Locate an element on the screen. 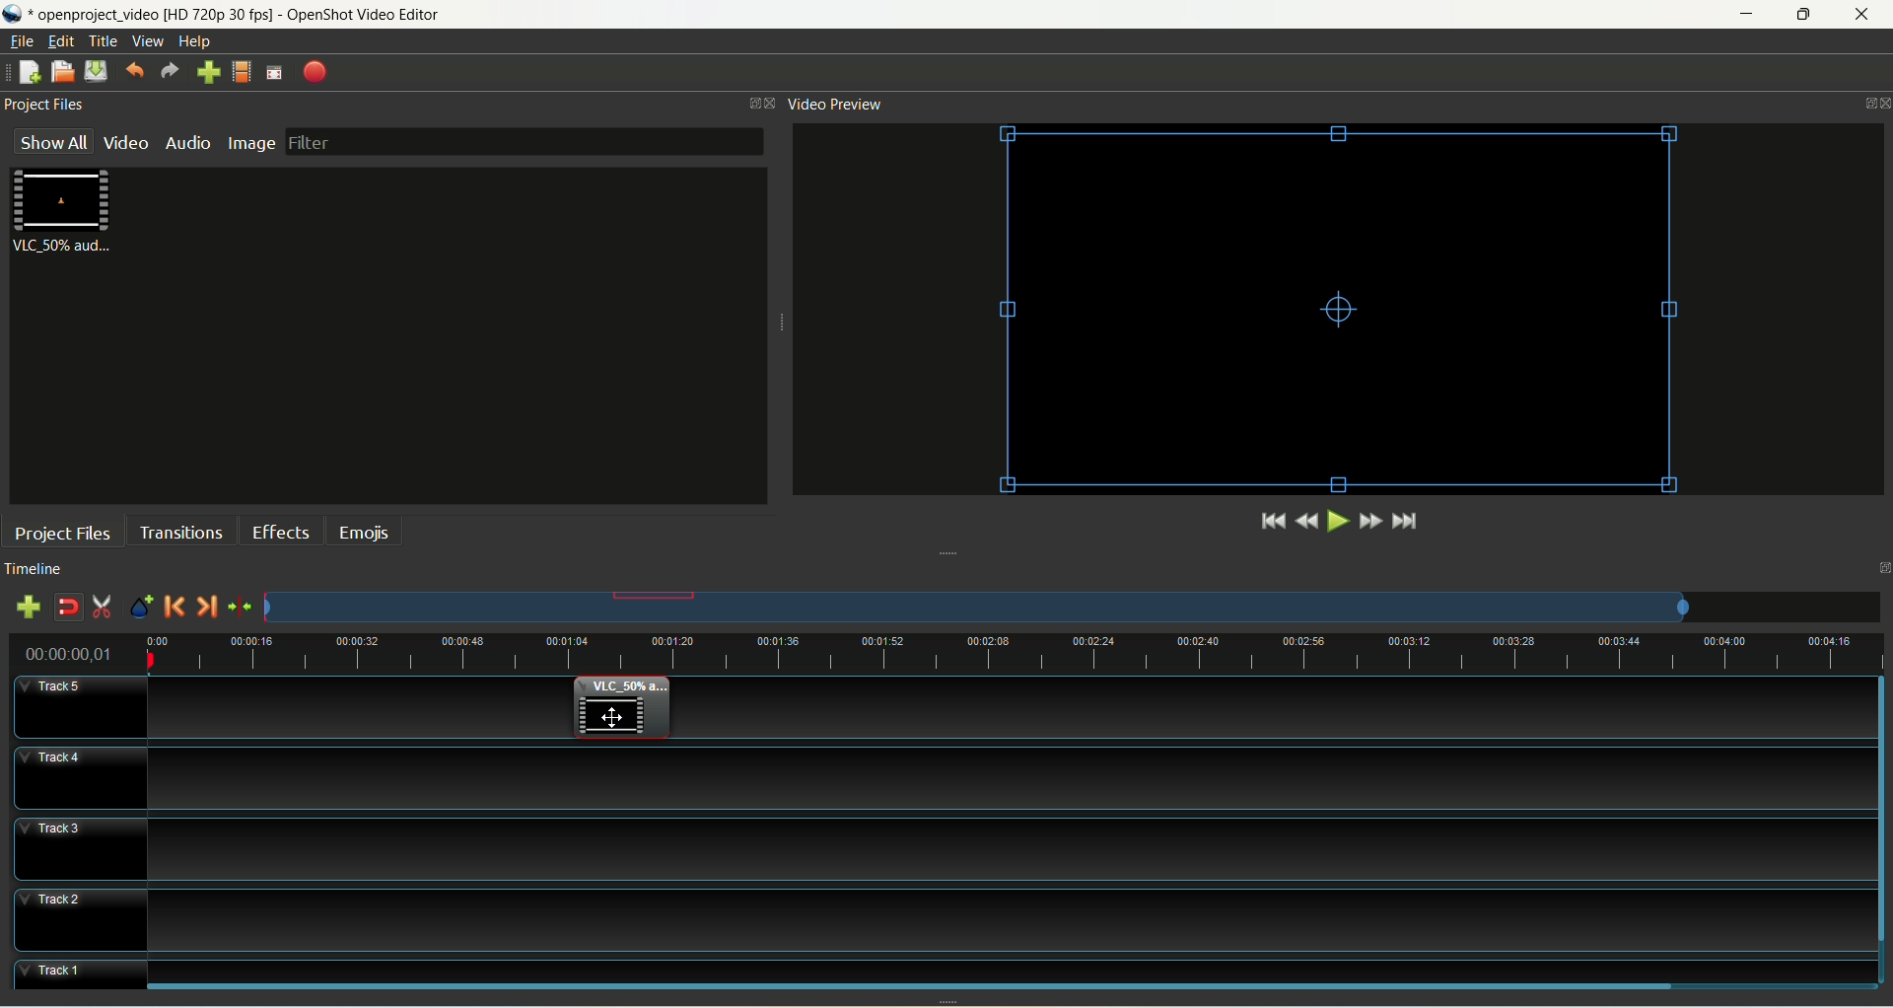  video preview is located at coordinates (838, 106).